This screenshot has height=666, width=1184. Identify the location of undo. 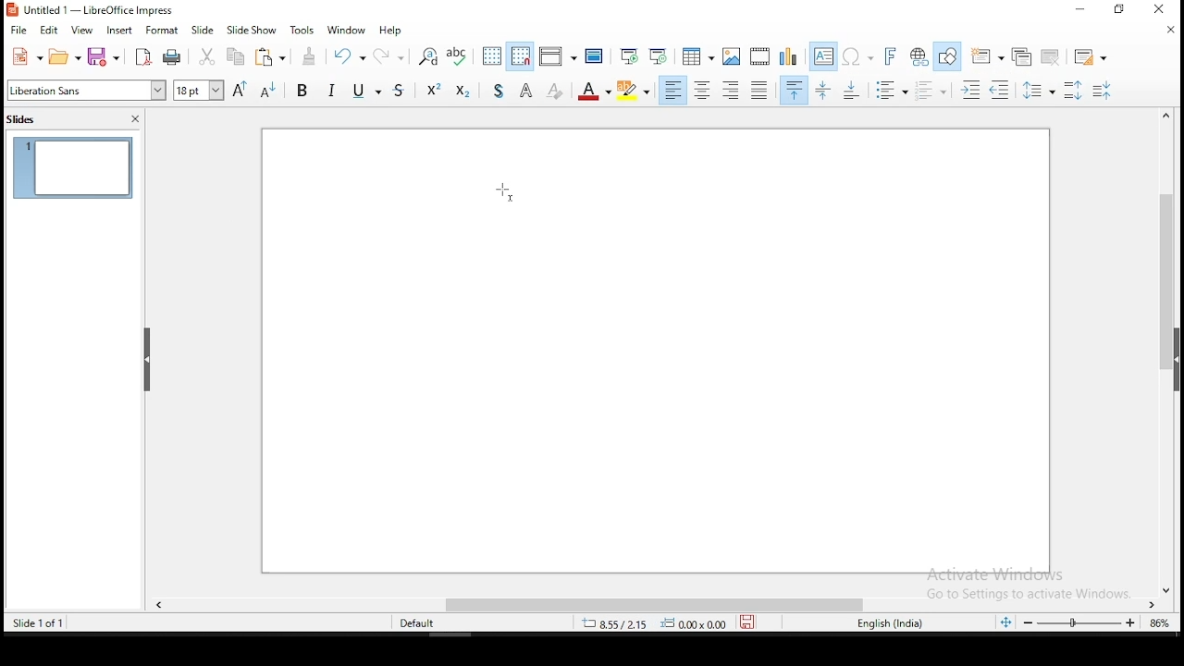
(348, 55).